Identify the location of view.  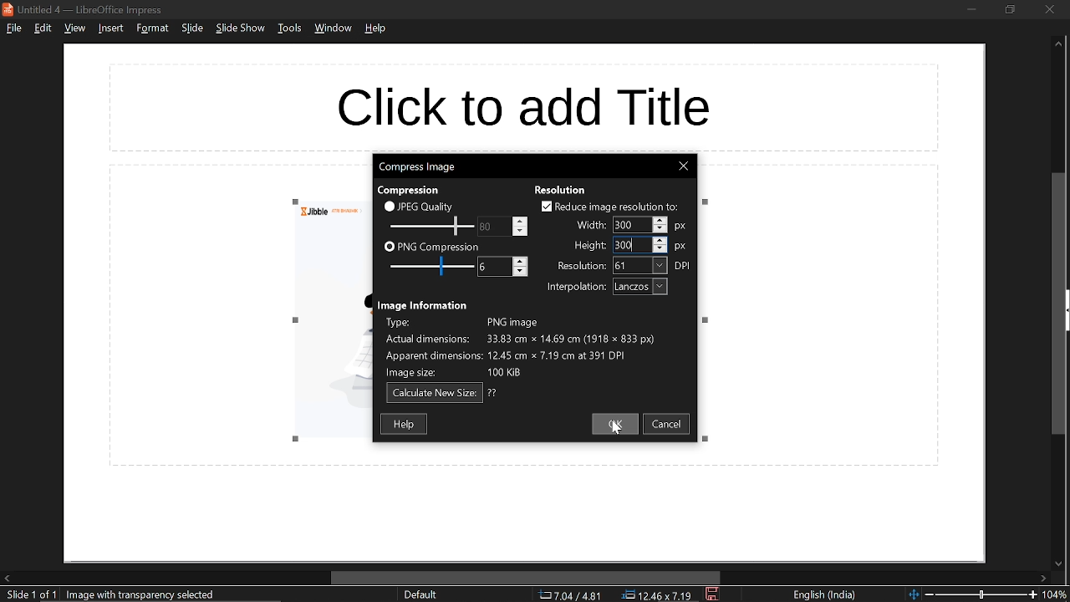
(74, 29).